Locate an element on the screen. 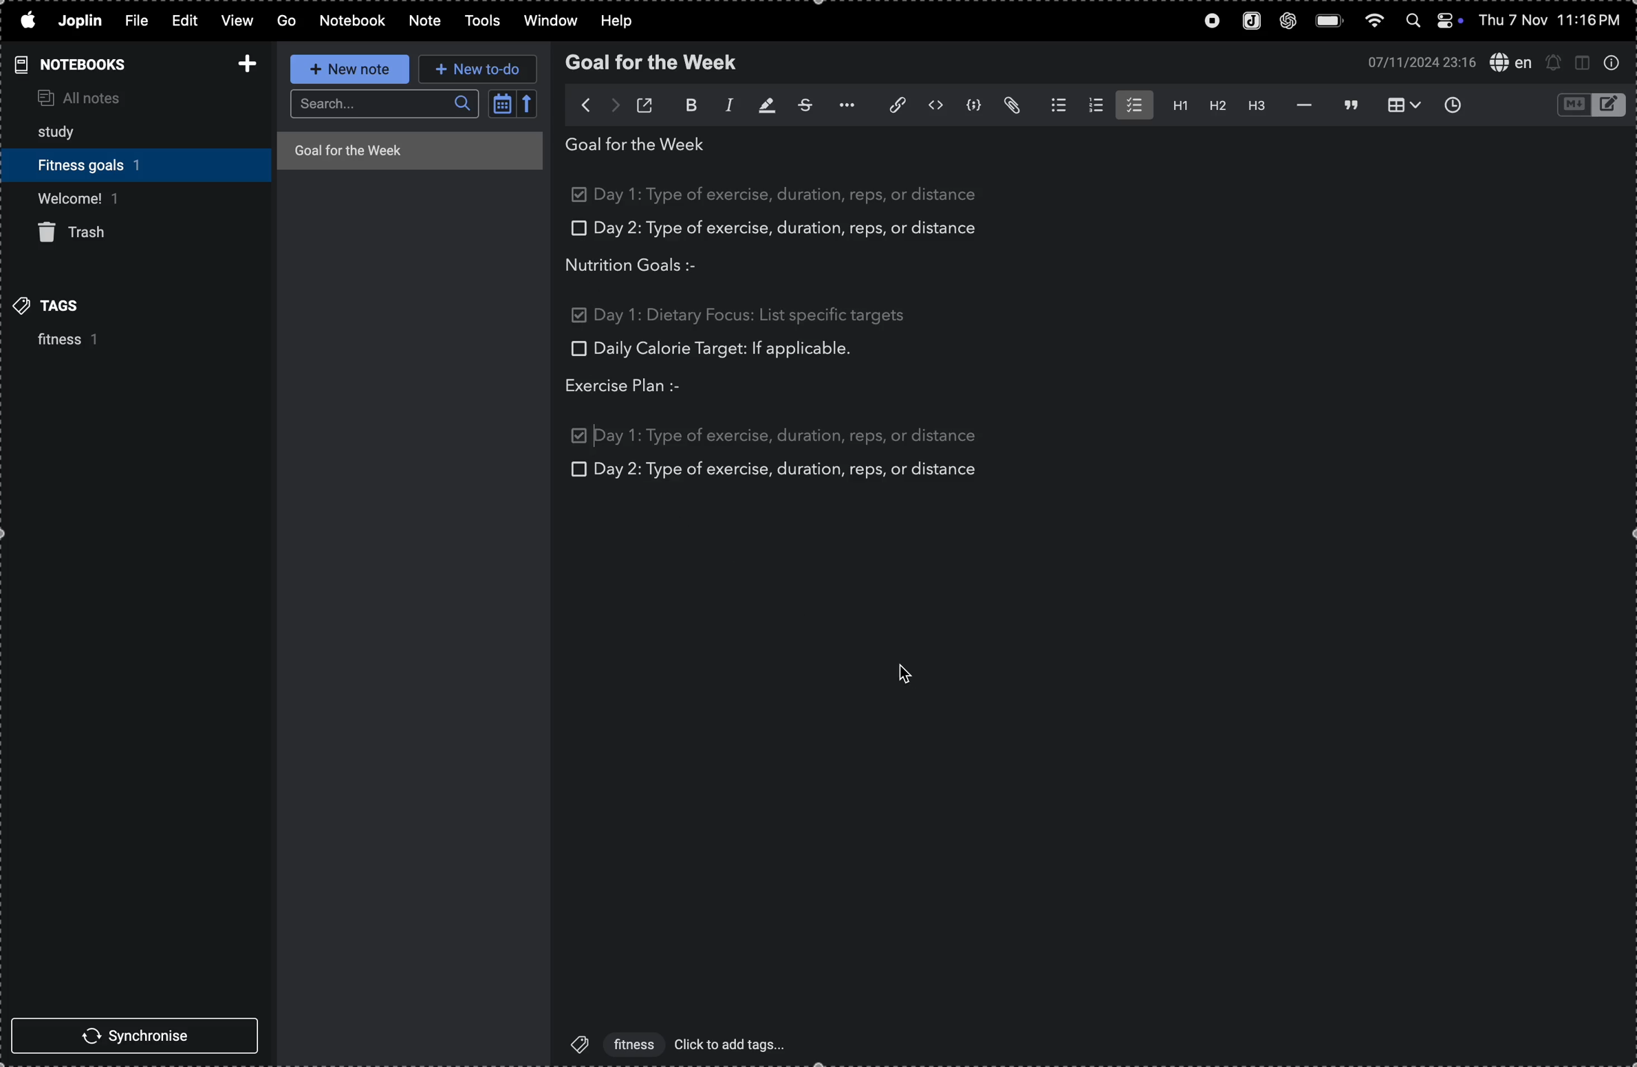  bullet list is located at coordinates (1052, 104).